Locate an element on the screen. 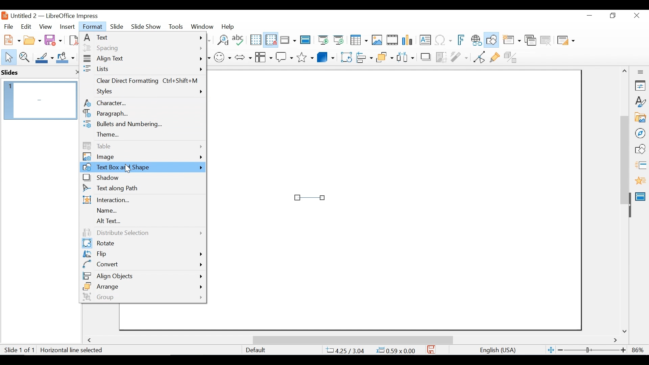 The width and height of the screenshot is (649, 365). Shadow Image is located at coordinates (426, 56).